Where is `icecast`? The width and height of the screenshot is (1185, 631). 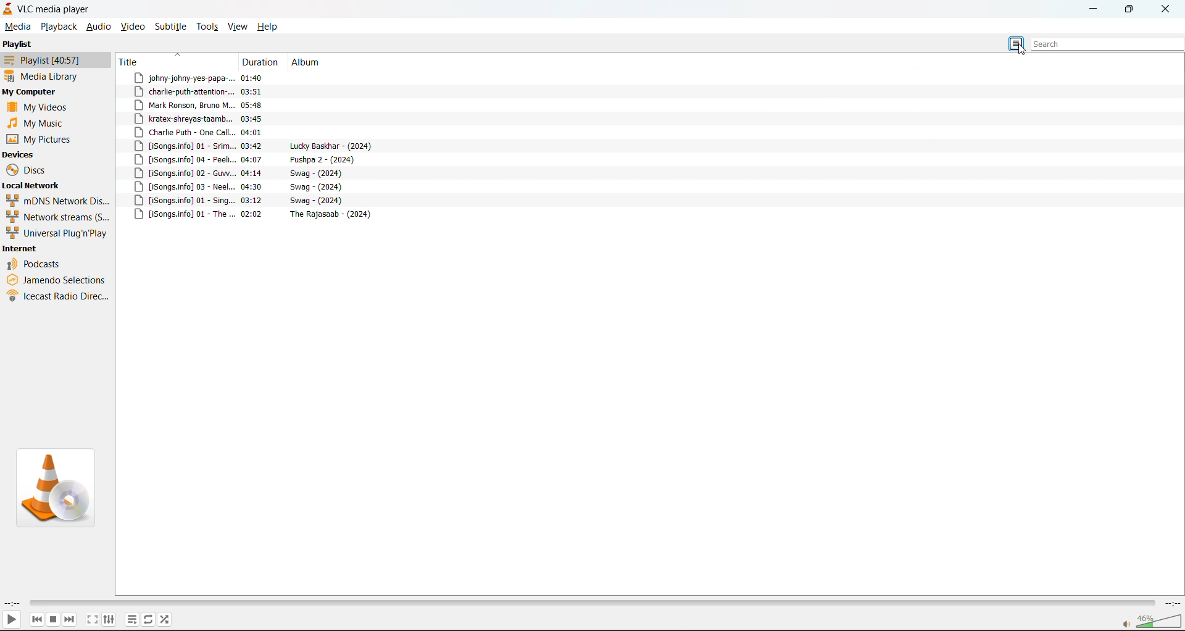
icecast is located at coordinates (58, 296).